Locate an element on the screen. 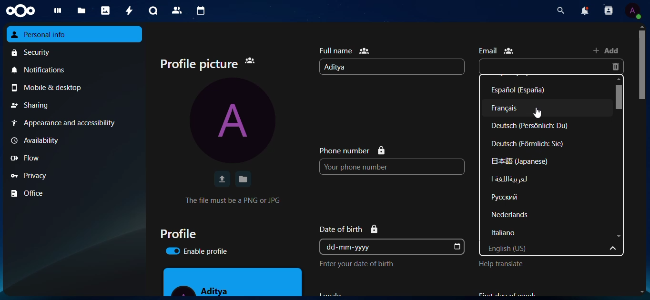  scroll bar is located at coordinates (620, 97).